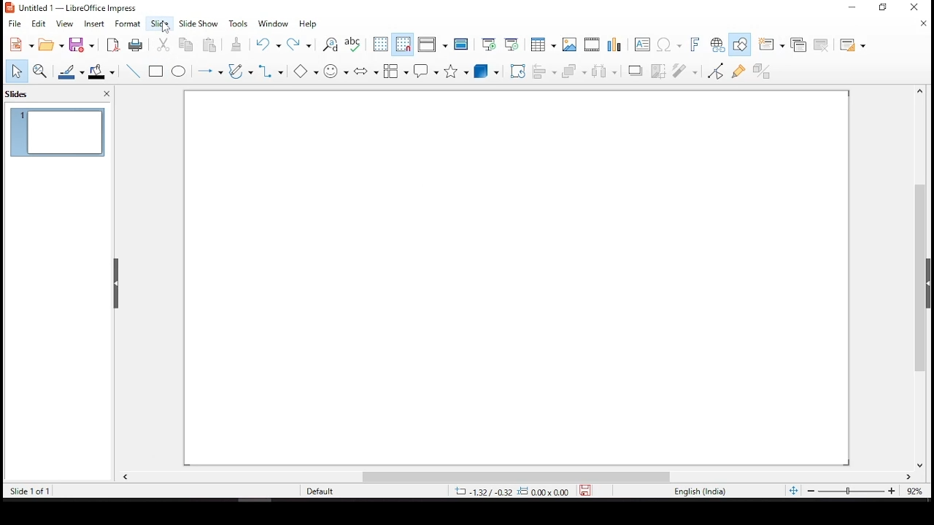  I want to click on zoom level, so click(910, 489).